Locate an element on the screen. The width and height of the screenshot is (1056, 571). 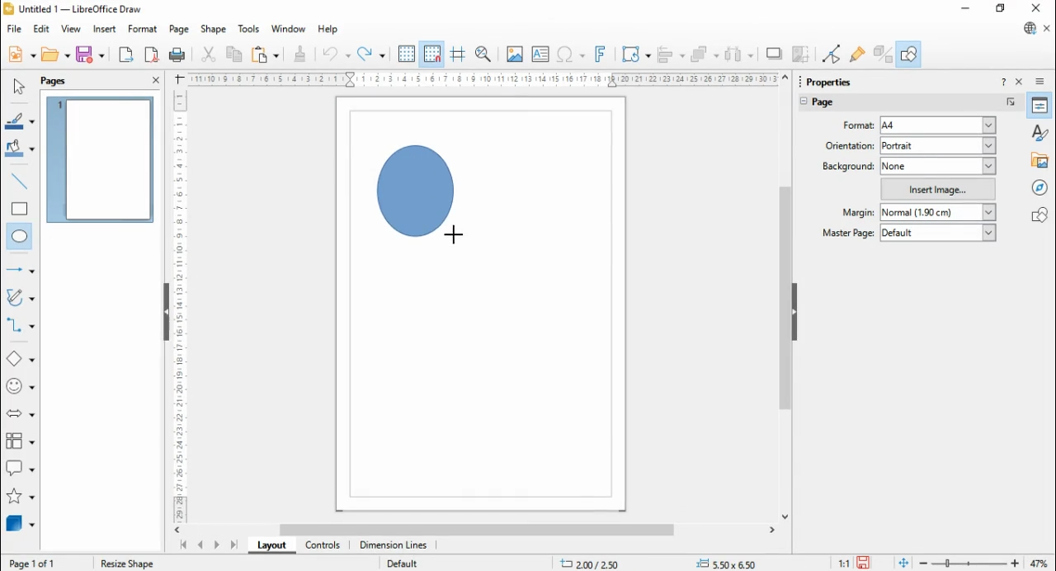
flowchart is located at coordinates (21, 444).